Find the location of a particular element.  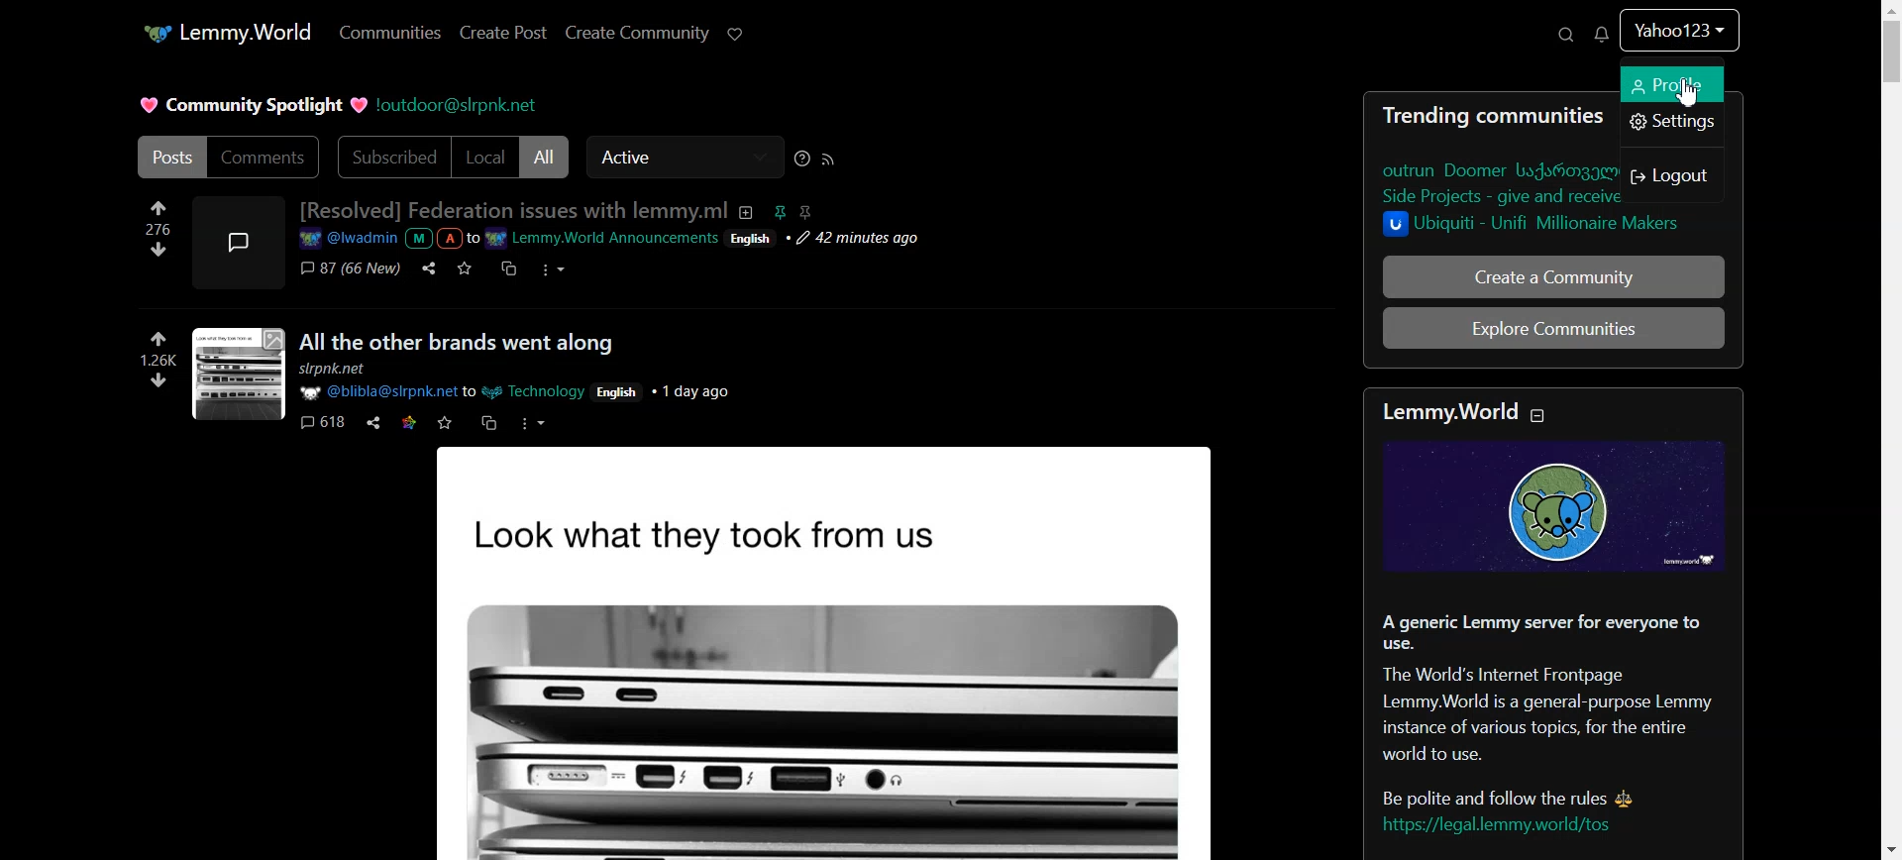

Posts is located at coordinates (168, 157).